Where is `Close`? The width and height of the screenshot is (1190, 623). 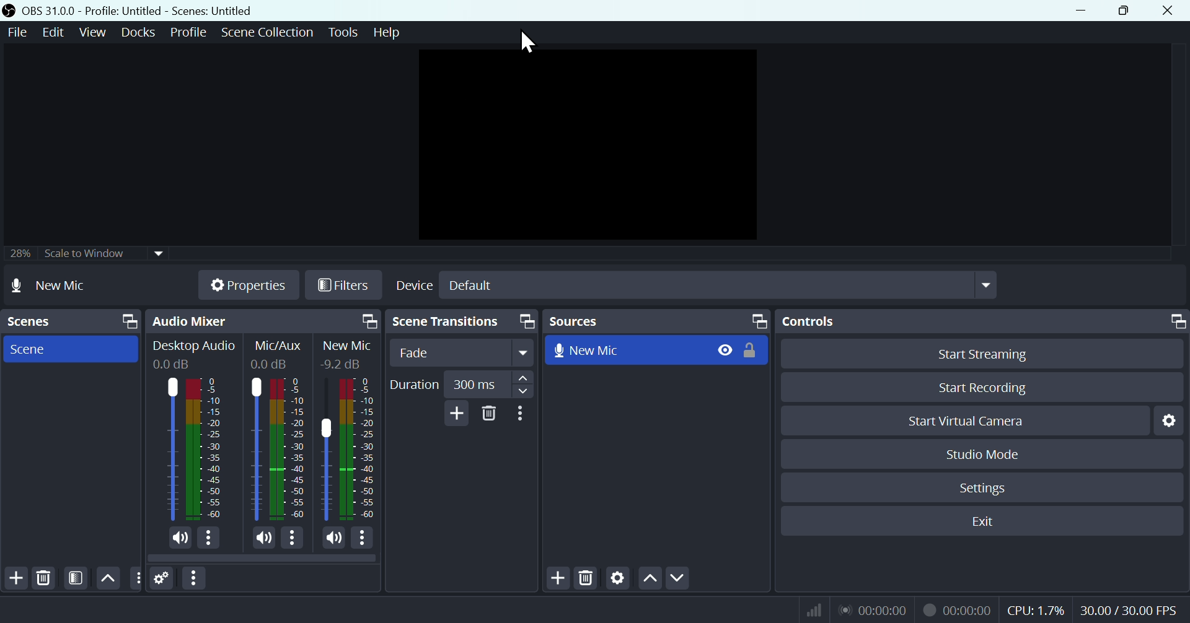
Close is located at coordinates (1166, 11).